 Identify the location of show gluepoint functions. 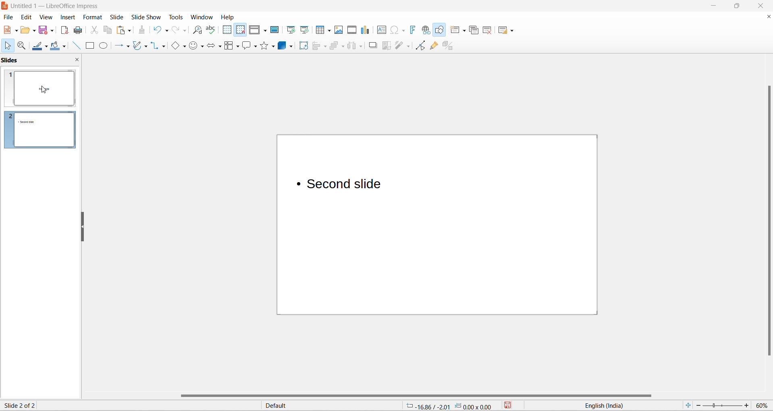
(434, 45).